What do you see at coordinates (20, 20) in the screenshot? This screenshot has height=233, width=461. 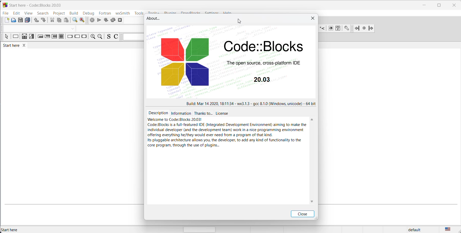 I see `save` at bounding box center [20, 20].